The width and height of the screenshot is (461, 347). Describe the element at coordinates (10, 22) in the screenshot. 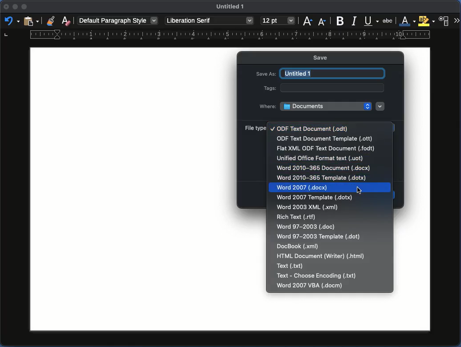

I see `Redo` at that location.